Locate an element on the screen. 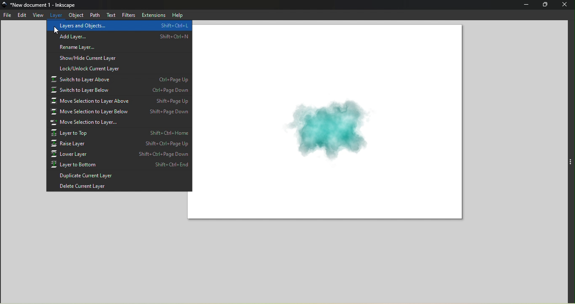  View is located at coordinates (38, 15).